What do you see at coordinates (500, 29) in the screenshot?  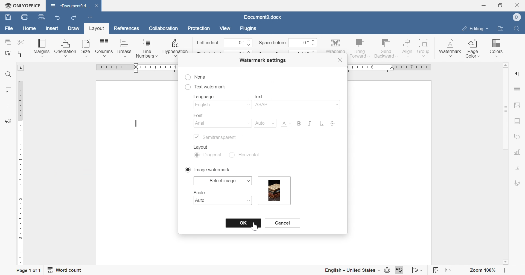 I see `open file location` at bounding box center [500, 29].